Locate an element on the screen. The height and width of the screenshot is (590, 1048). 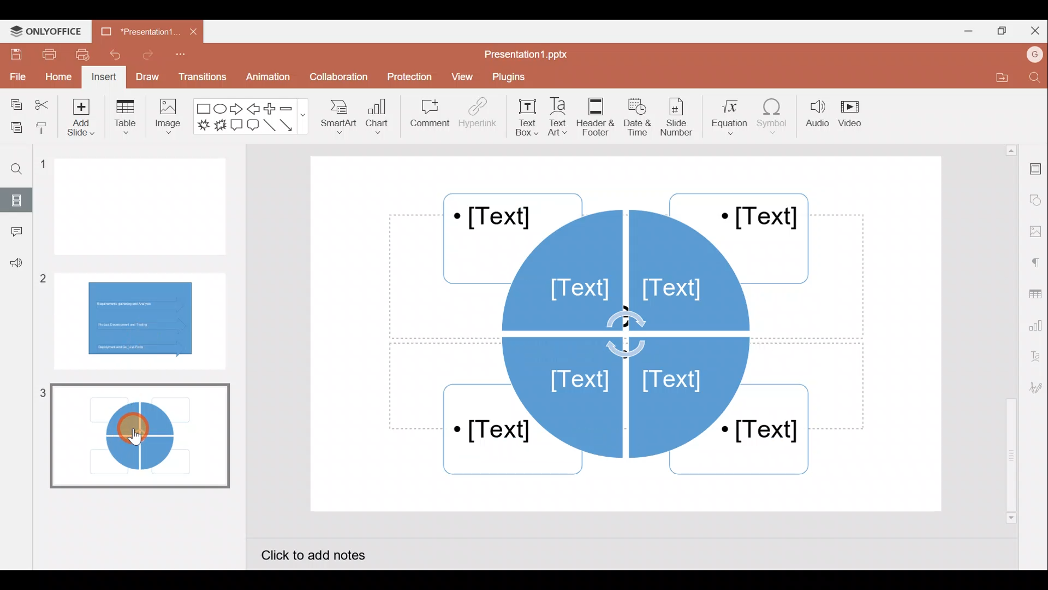
Image settings is located at coordinates (1034, 229).